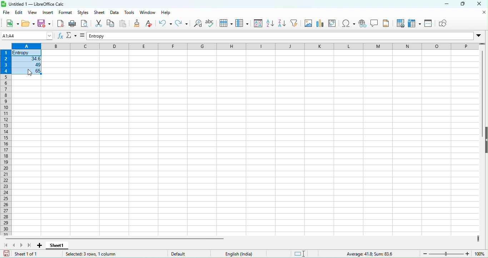 The width and height of the screenshot is (488, 258). I want to click on scroll to first sheet, so click(5, 244).